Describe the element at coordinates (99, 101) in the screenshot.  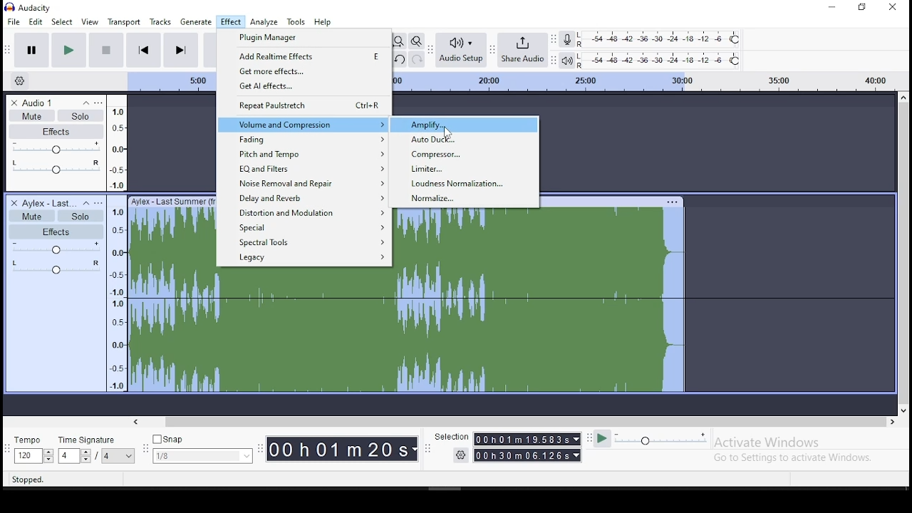
I see `open menu` at that location.